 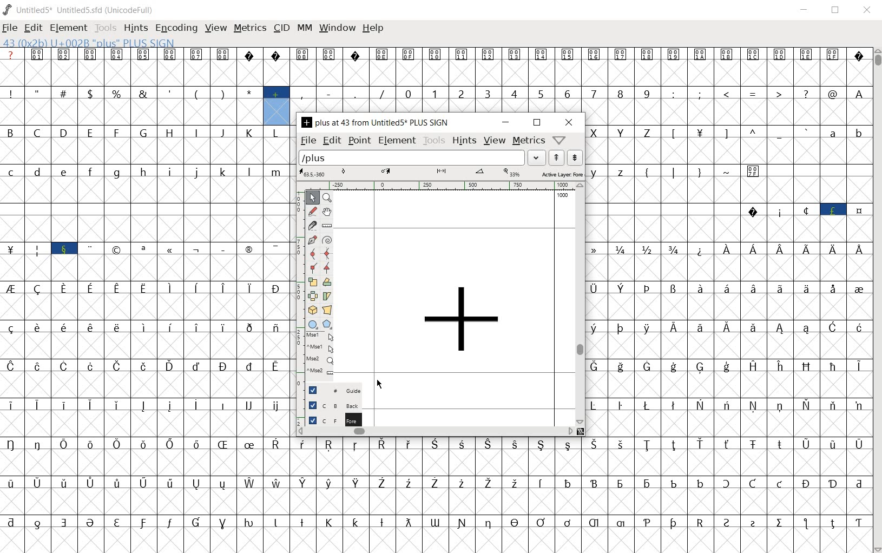 I want to click on 43 (0X2B) u+002b "plus" PLUS SIGN, so click(x=90, y=43).